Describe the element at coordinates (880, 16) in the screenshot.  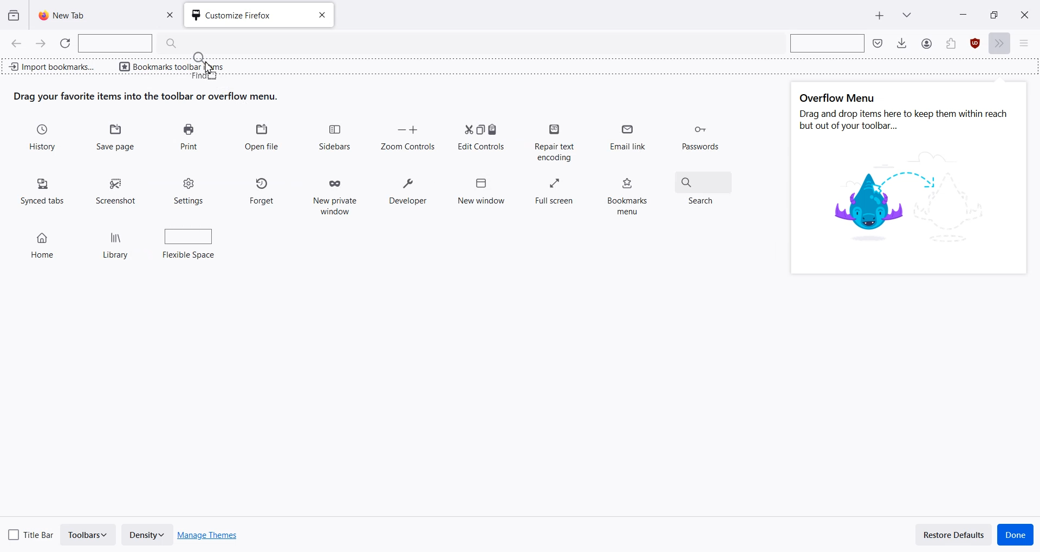
I see `New Tab` at that location.